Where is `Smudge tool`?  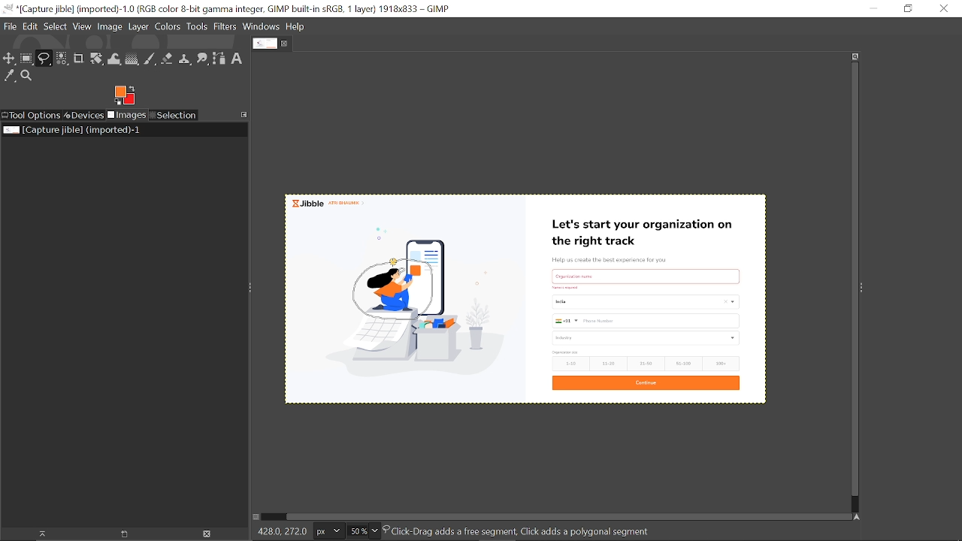 Smudge tool is located at coordinates (203, 59).